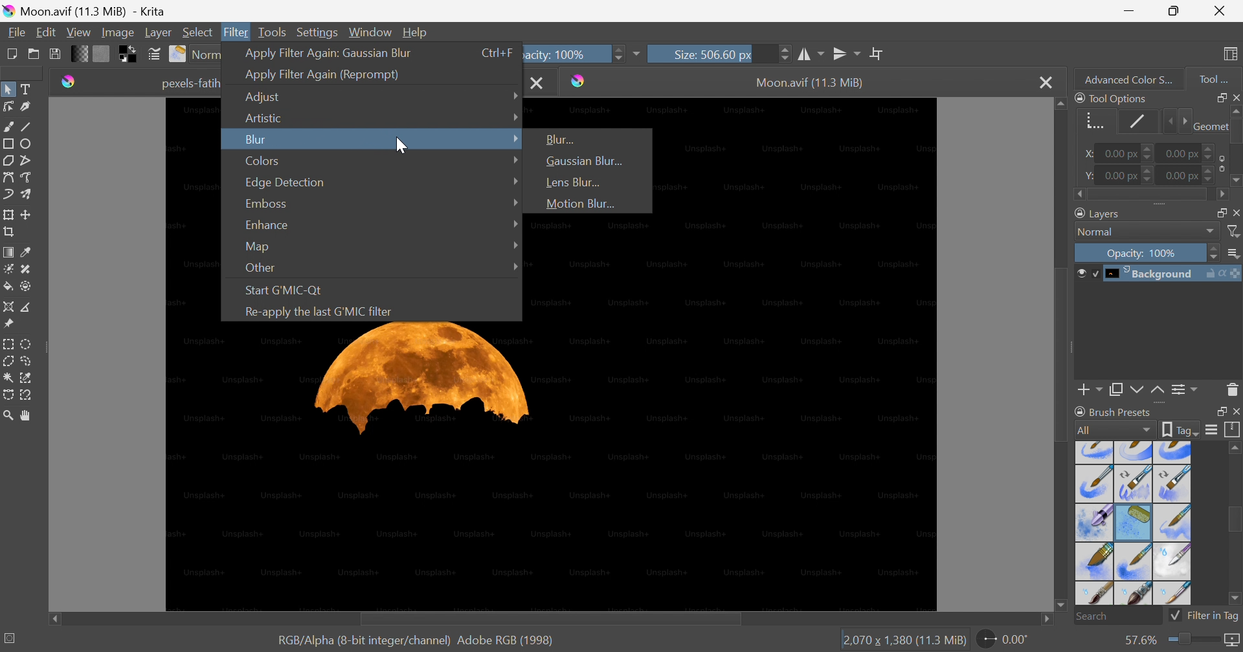 Image resolution: width=1243 pixels, height=652 pixels. What do you see at coordinates (8, 286) in the screenshot?
I see `Fill a contiguous area of color with a color or a fill selection` at bounding box center [8, 286].